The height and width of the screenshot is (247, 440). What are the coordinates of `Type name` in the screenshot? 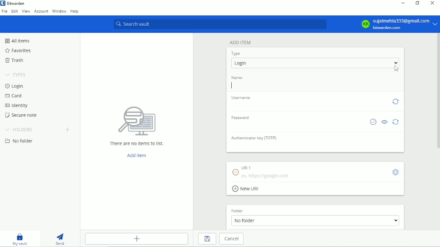 It's located at (276, 86).